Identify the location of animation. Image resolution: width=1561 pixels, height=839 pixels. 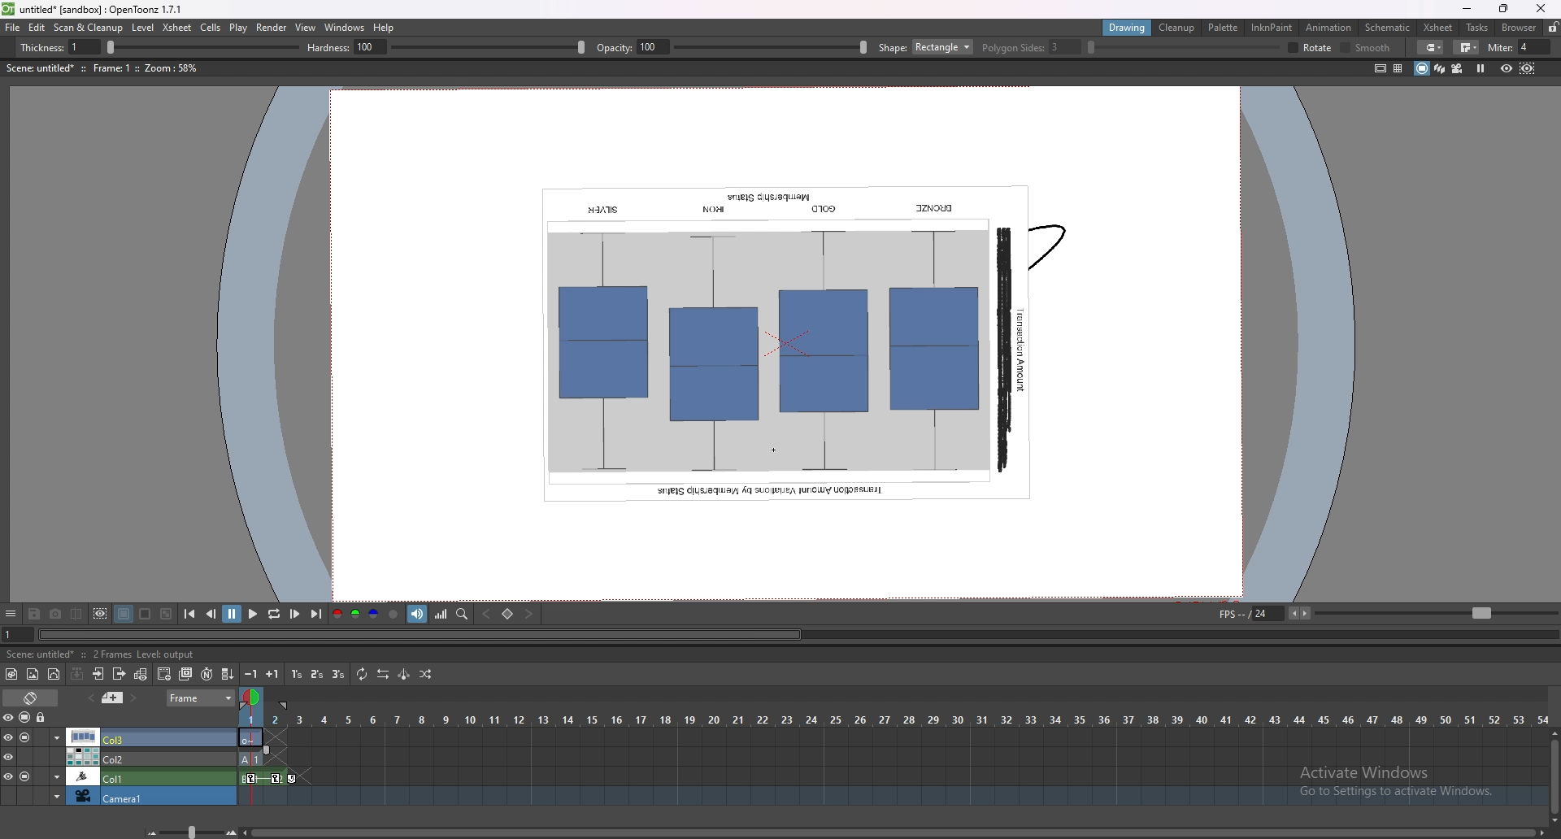
(1330, 28).